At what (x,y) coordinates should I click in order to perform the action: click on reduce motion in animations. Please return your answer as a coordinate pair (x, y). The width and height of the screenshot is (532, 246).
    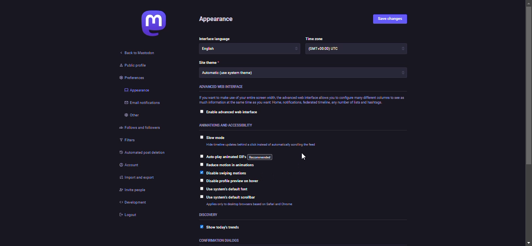
    Looking at the image, I should click on (231, 166).